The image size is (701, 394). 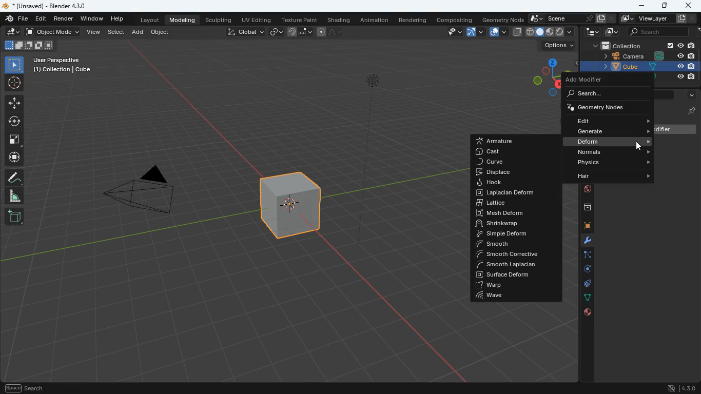 What do you see at coordinates (612, 132) in the screenshot?
I see `generate` at bounding box center [612, 132].